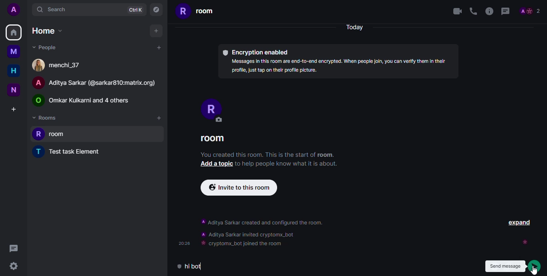 The image size is (547, 276). Describe the element at coordinates (52, 132) in the screenshot. I see `room` at that location.